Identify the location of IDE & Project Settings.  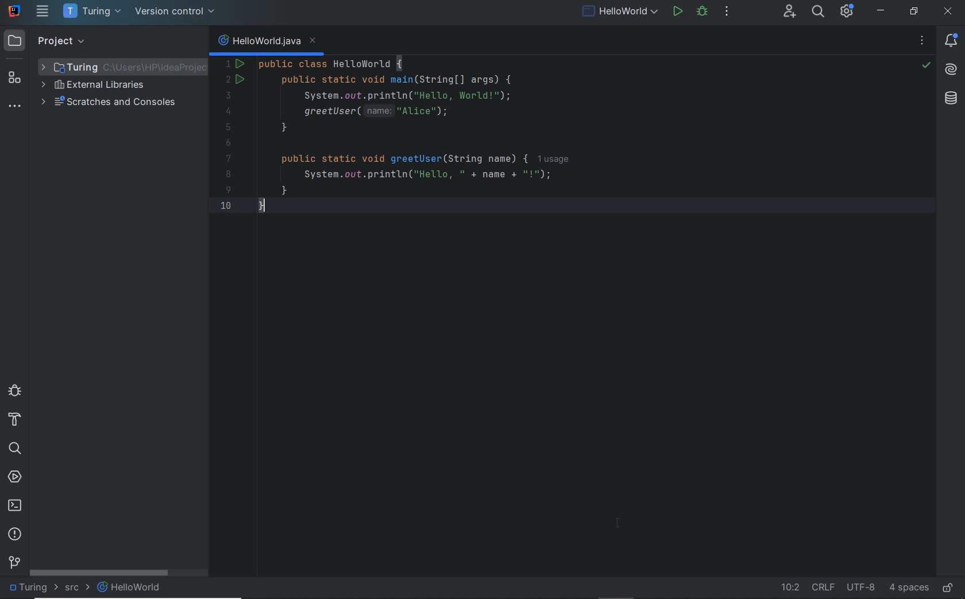
(847, 11).